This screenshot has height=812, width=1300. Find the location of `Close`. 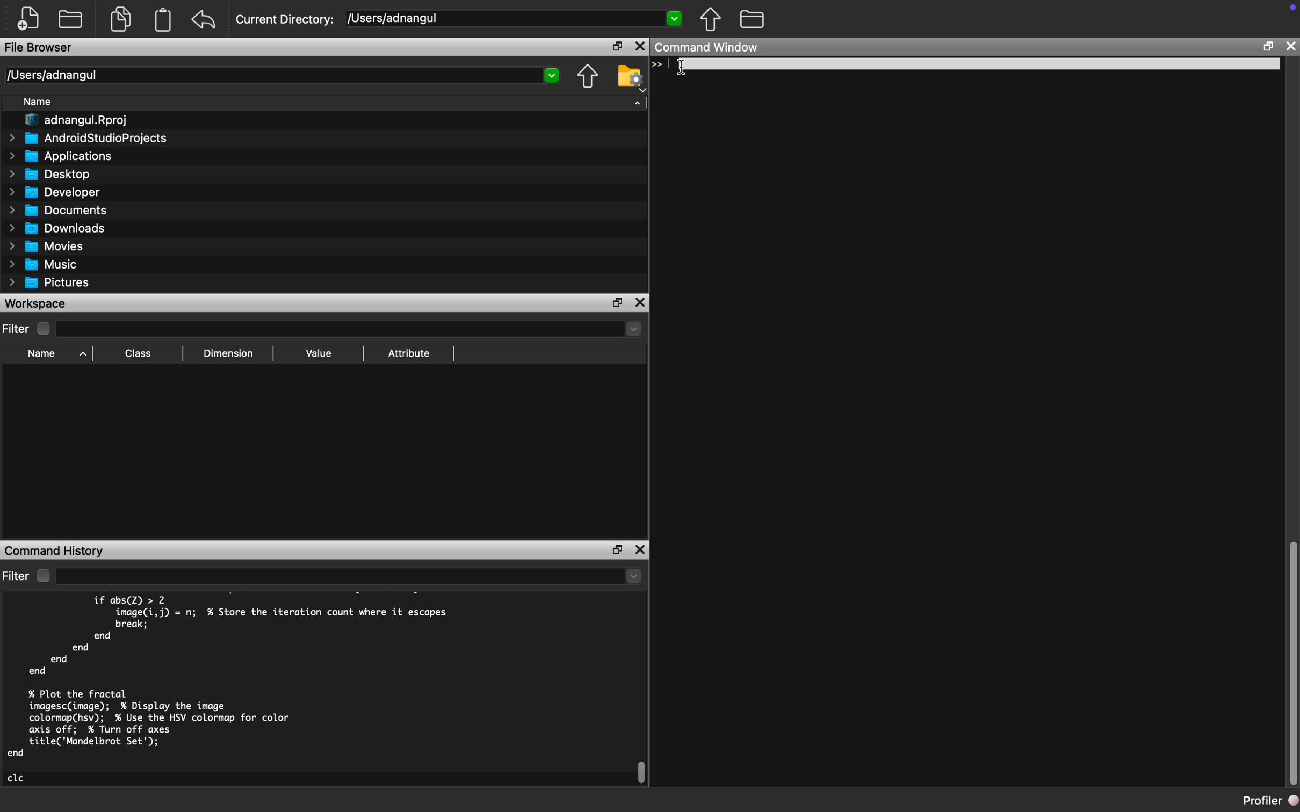

Close is located at coordinates (641, 302).